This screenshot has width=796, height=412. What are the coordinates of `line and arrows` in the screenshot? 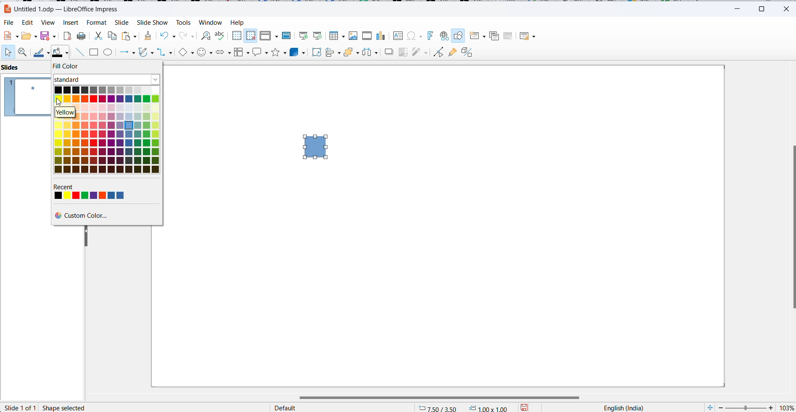 It's located at (128, 53).